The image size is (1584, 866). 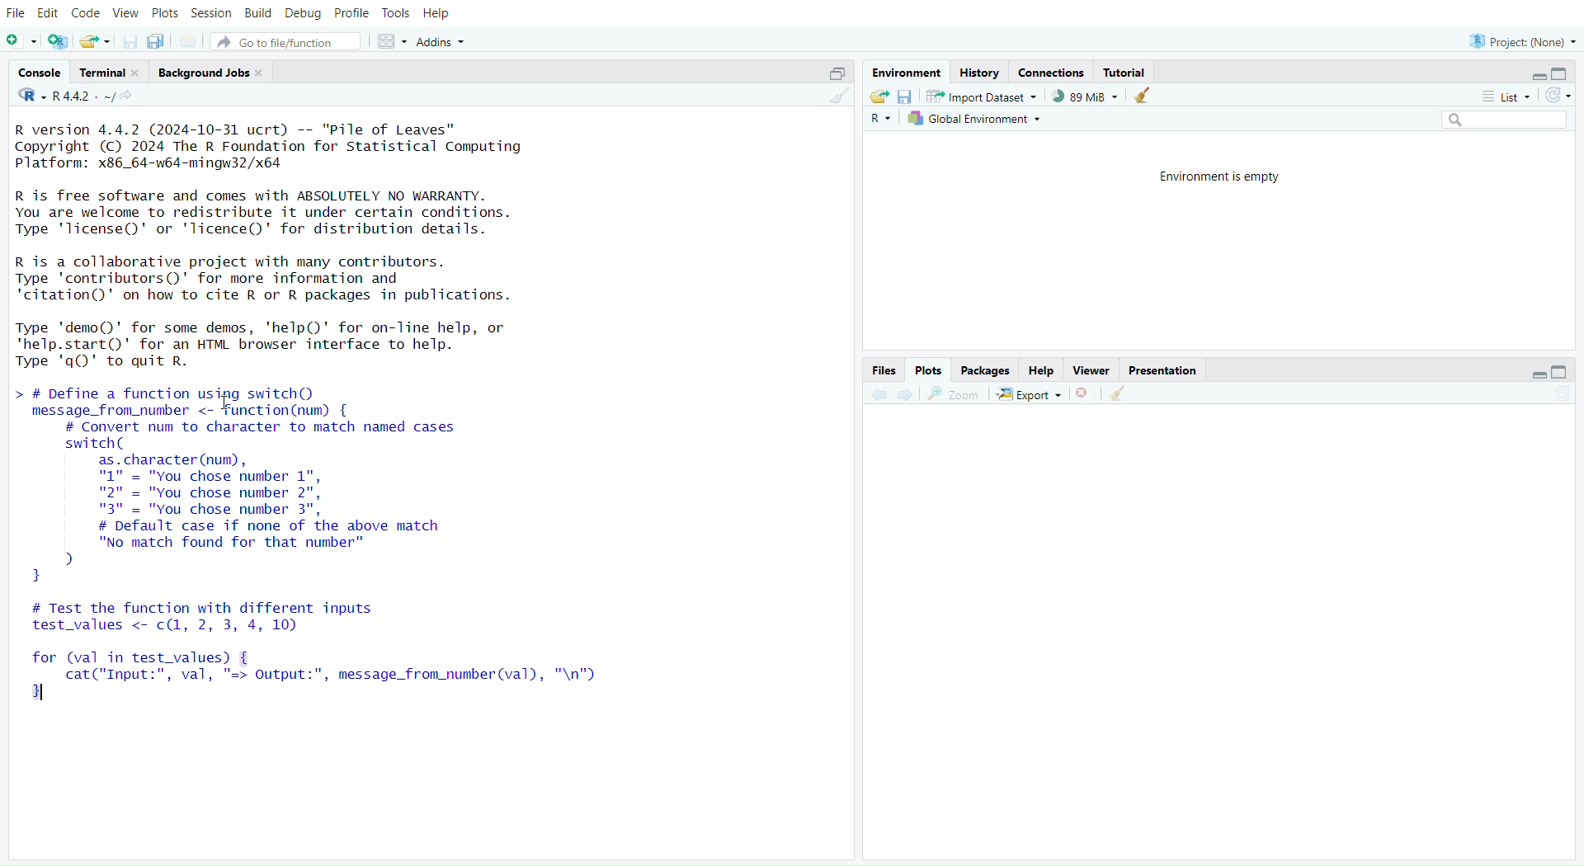 What do you see at coordinates (832, 75) in the screenshot?
I see `Maximize` at bounding box center [832, 75].